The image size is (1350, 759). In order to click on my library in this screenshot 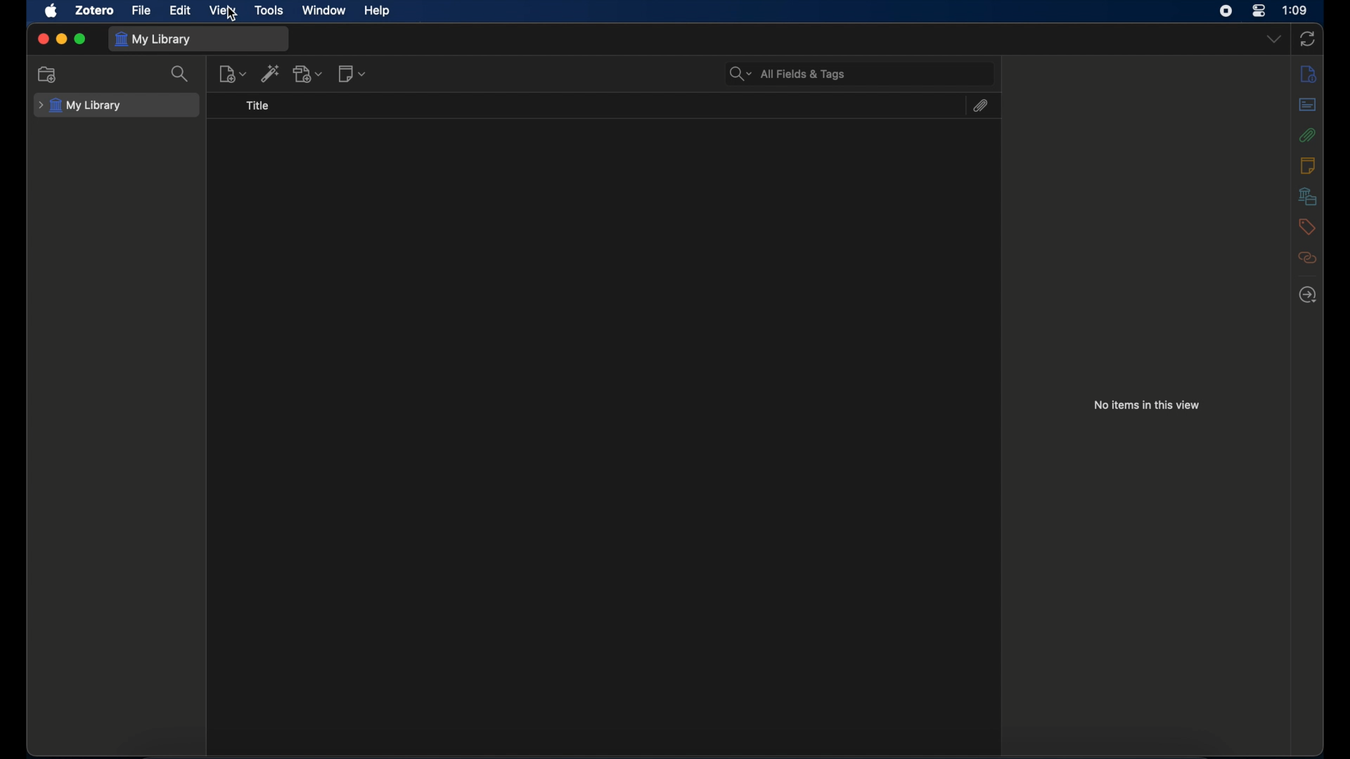, I will do `click(80, 105)`.